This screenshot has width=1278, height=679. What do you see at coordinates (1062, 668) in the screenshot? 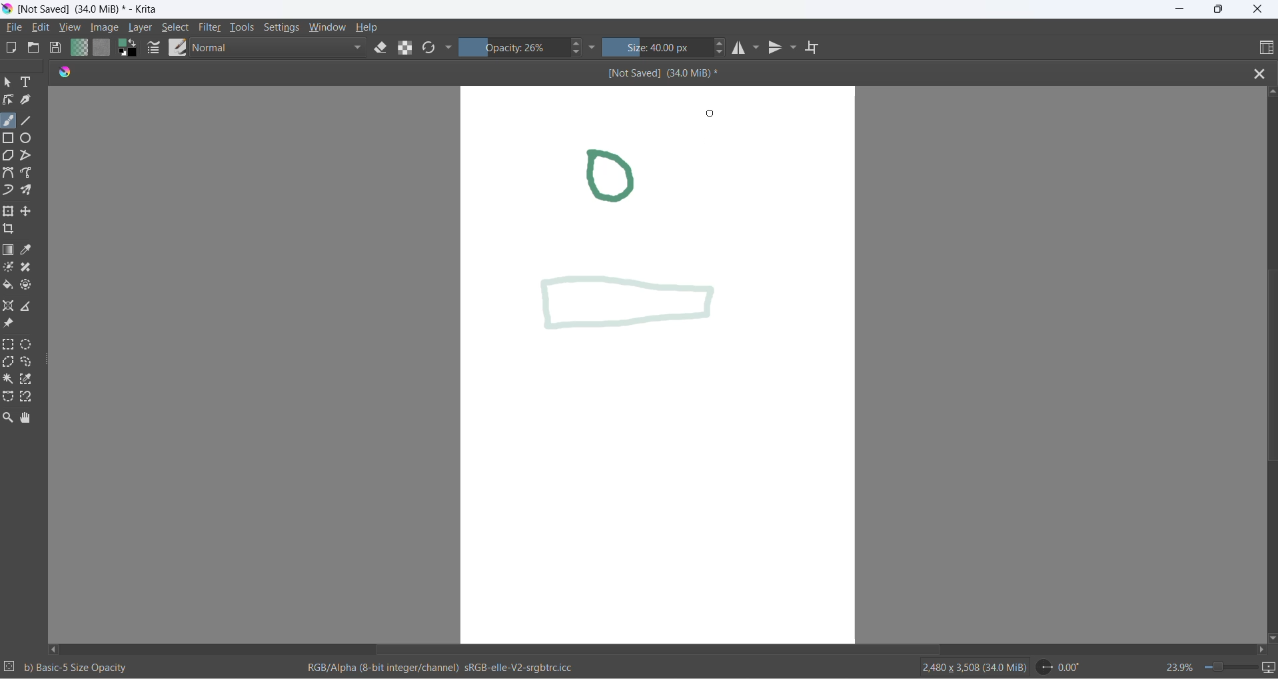
I see `0.00` at bounding box center [1062, 668].